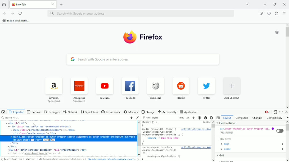 This screenshot has width=289, height=162. Describe the element at coordinates (13, 13) in the screenshot. I see `Go forward` at that location.